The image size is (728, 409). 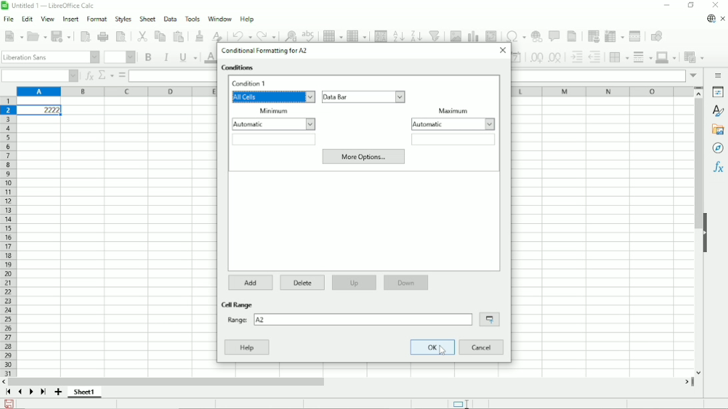 What do you see at coordinates (692, 5) in the screenshot?
I see `Restore down` at bounding box center [692, 5].